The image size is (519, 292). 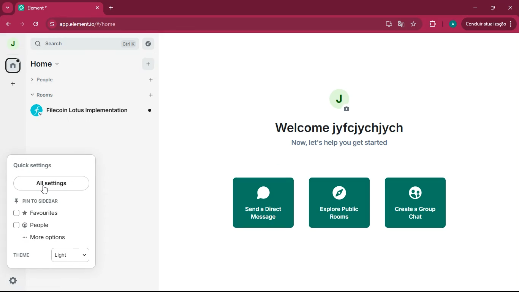 What do you see at coordinates (261, 203) in the screenshot?
I see `send a direct message` at bounding box center [261, 203].